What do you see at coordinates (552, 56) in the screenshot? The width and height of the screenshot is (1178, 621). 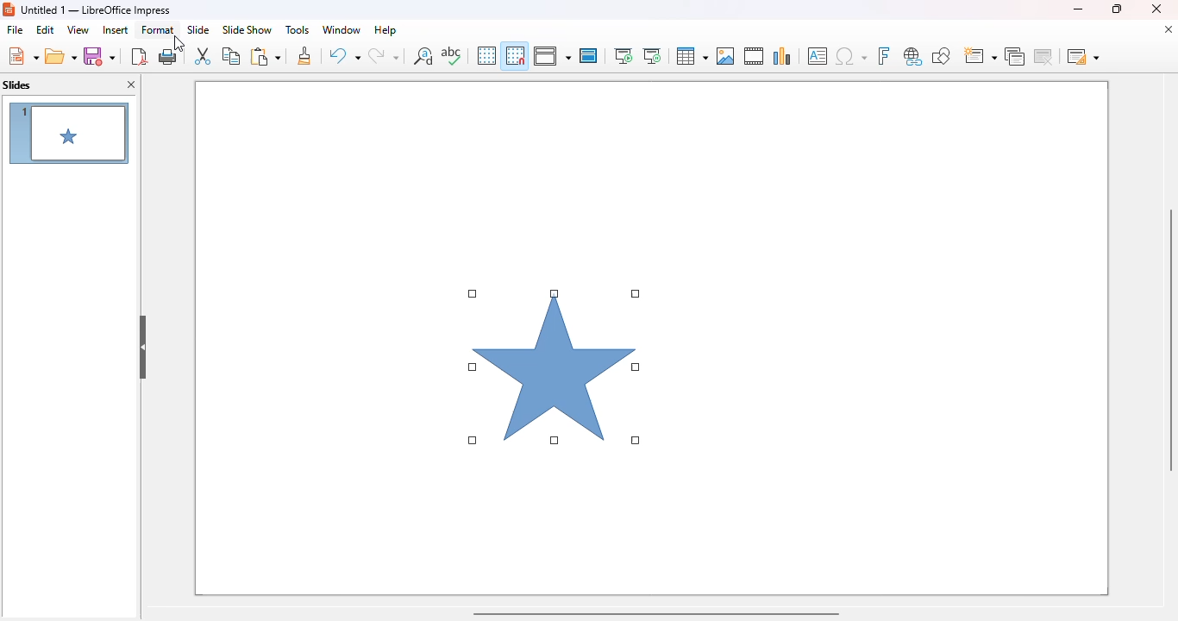 I see `display views` at bounding box center [552, 56].